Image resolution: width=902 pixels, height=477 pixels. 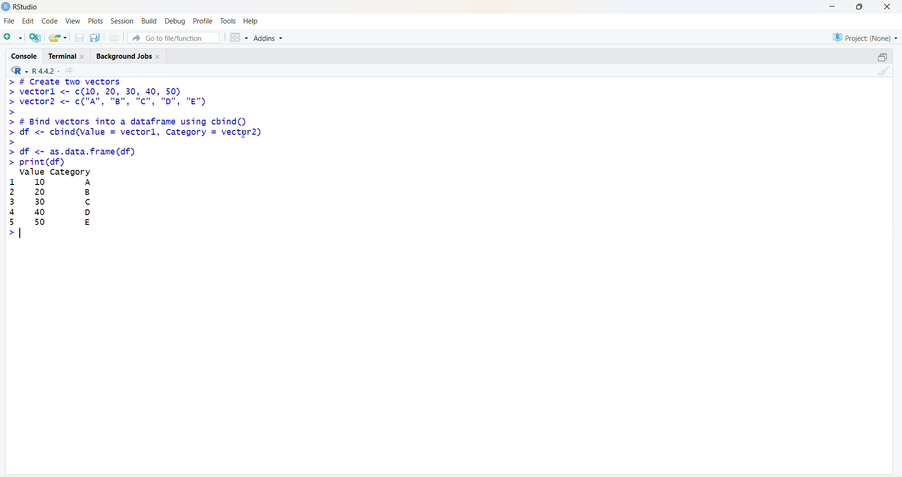 I want to click on workspace panes, so click(x=238, y=38).